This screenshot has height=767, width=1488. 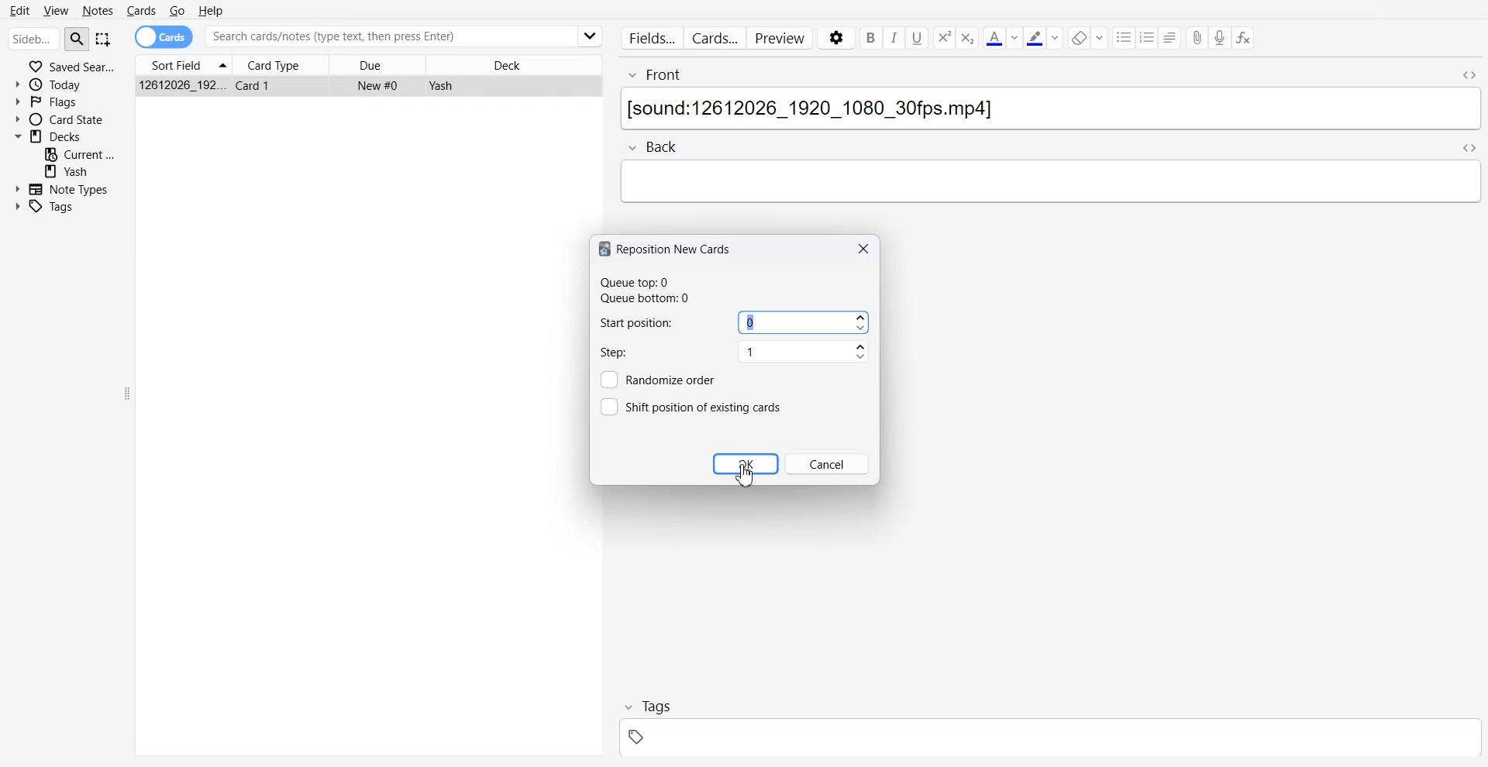 I want to click on Shift position to existing cards, so click(x=703, y=406).